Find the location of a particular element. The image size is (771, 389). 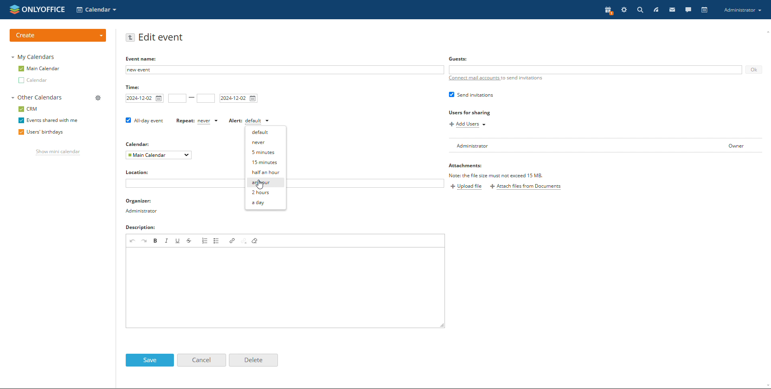

add guests is located at coordinates (595, 69).